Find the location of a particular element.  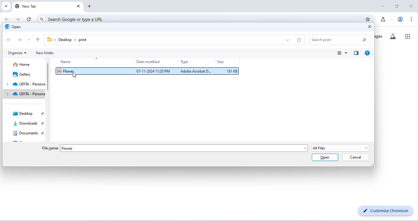

account is located at coordinates (400, 19).